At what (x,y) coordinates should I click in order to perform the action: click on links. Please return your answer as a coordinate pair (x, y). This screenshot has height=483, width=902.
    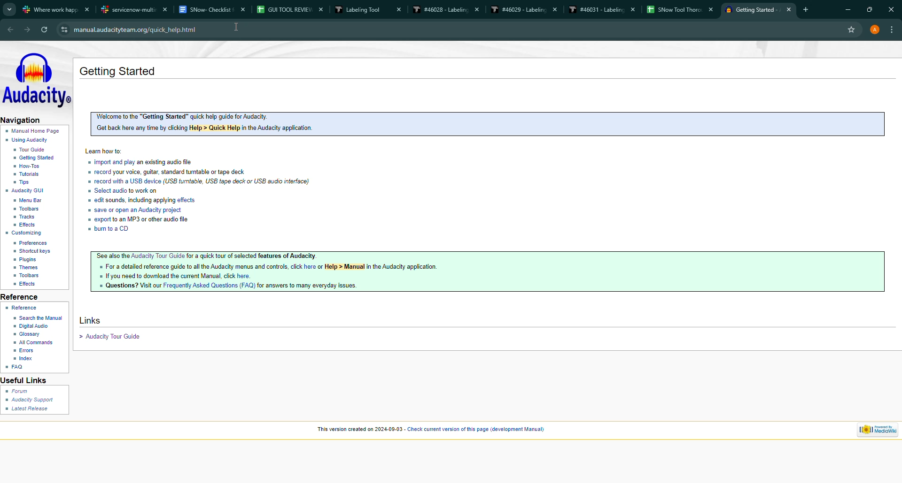
    Looking at the image, I should click on (94, 321).